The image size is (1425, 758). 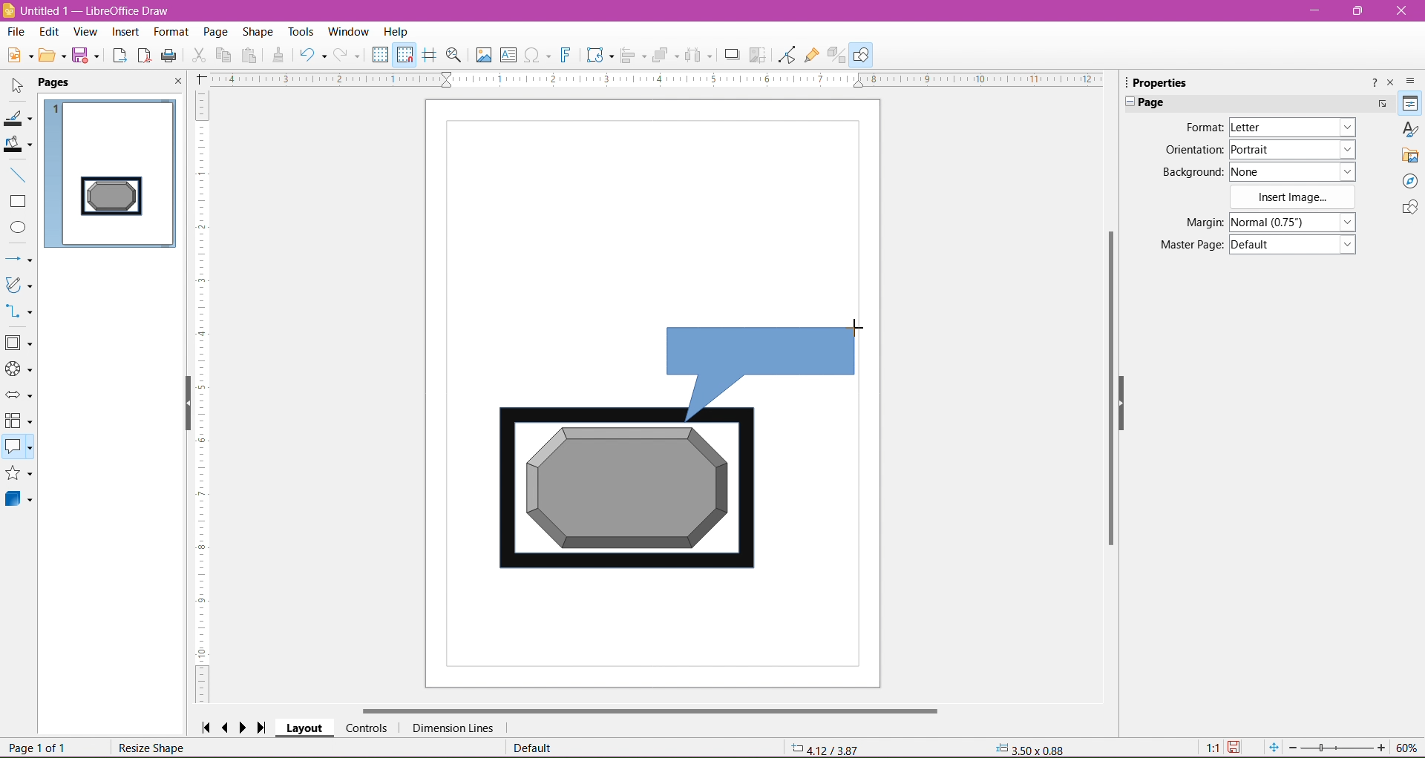 I want to click on Fill Color, so click(x=20, y=145).